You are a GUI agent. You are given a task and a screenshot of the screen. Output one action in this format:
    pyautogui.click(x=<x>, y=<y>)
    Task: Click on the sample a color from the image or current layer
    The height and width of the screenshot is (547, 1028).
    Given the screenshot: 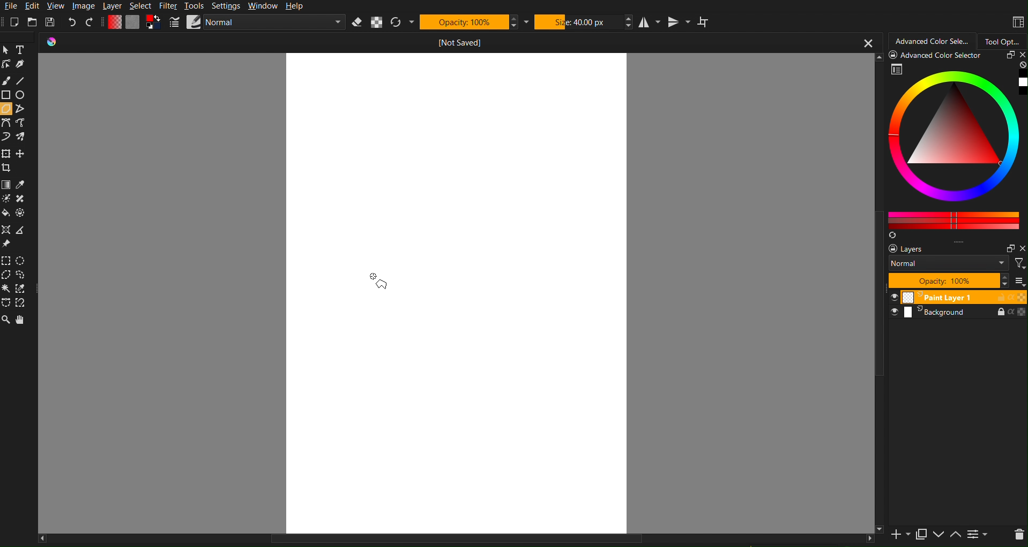 What is the action you would take?
    pyautogui.click(x=23, y=183)
    